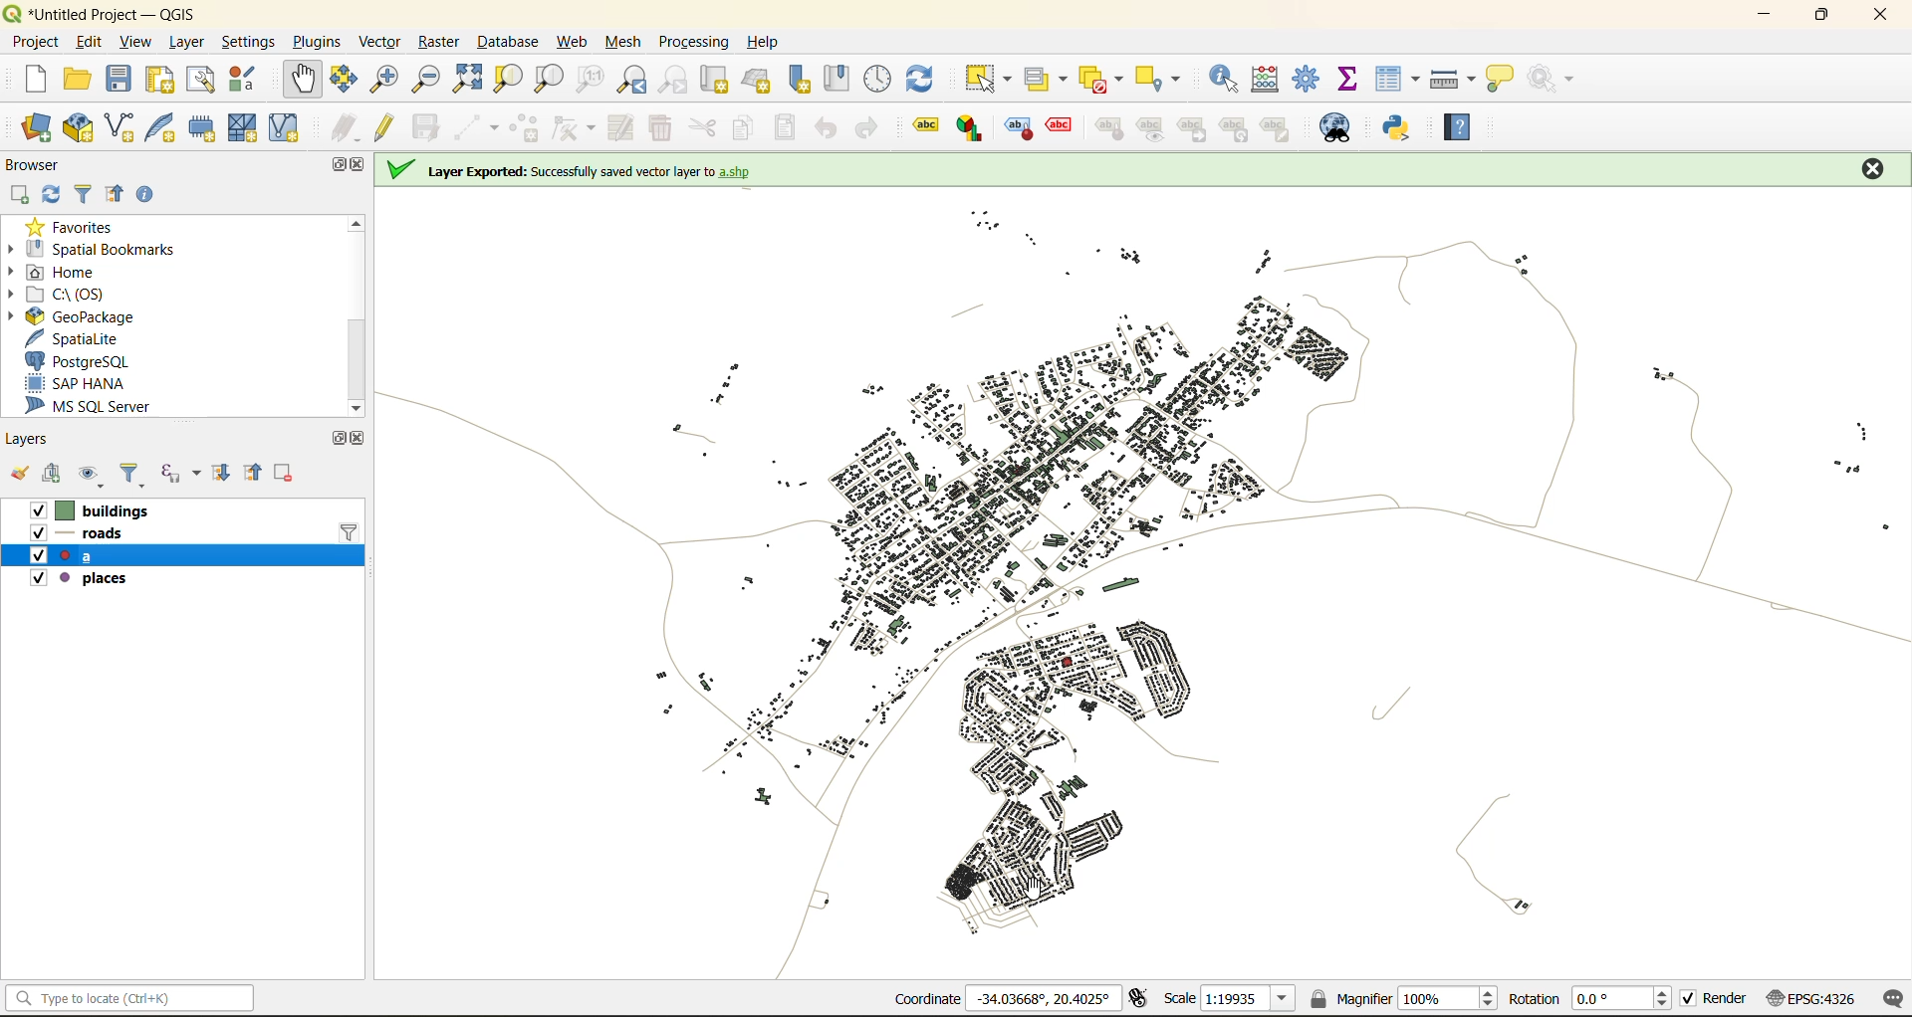 The width and height of the screenshot is (1912, 1017). What do you see at coordinates (623, 128) in the screenshot?
I see `modify` at bounding box center [623, 128].